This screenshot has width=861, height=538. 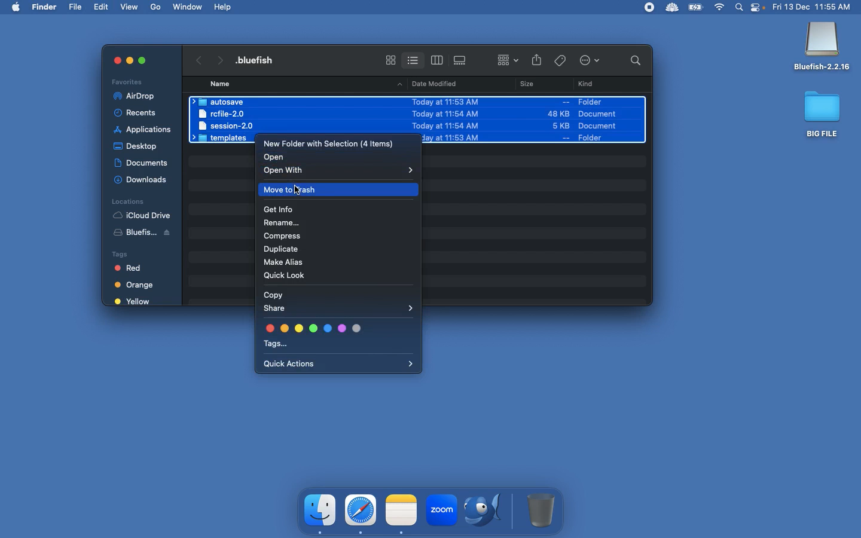 I want to click on rcfile-2.0, so click(x=223, y=113).